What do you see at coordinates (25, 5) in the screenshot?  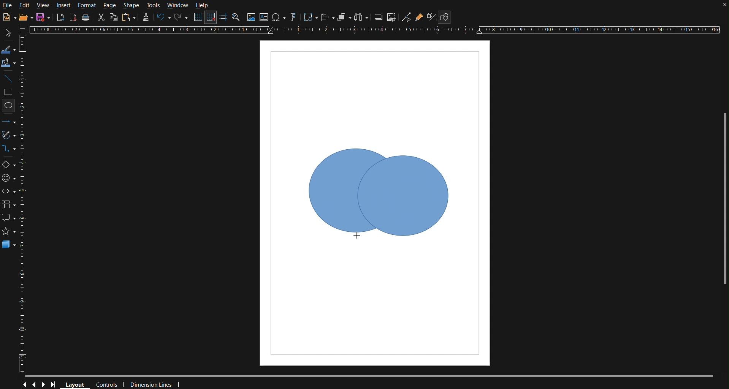 I see `Edit` at bounding box center [25, 5].